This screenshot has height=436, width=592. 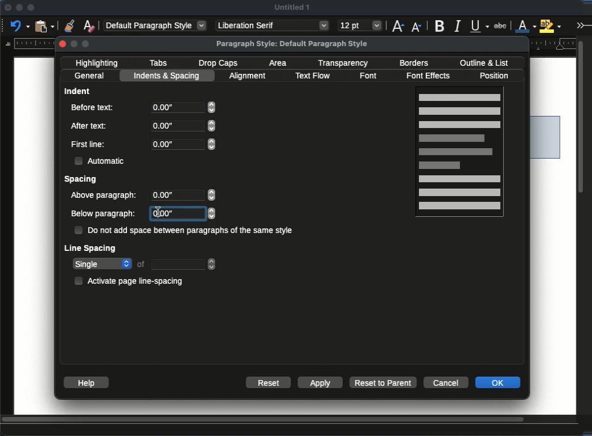 I want to click on highlighting, so click(x=99, y=63).